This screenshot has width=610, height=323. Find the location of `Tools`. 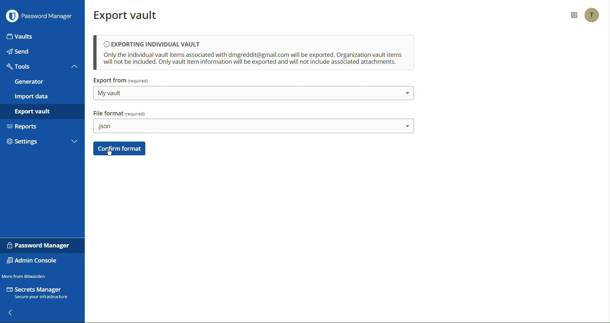

Tools is located at coordinates (41, 68).